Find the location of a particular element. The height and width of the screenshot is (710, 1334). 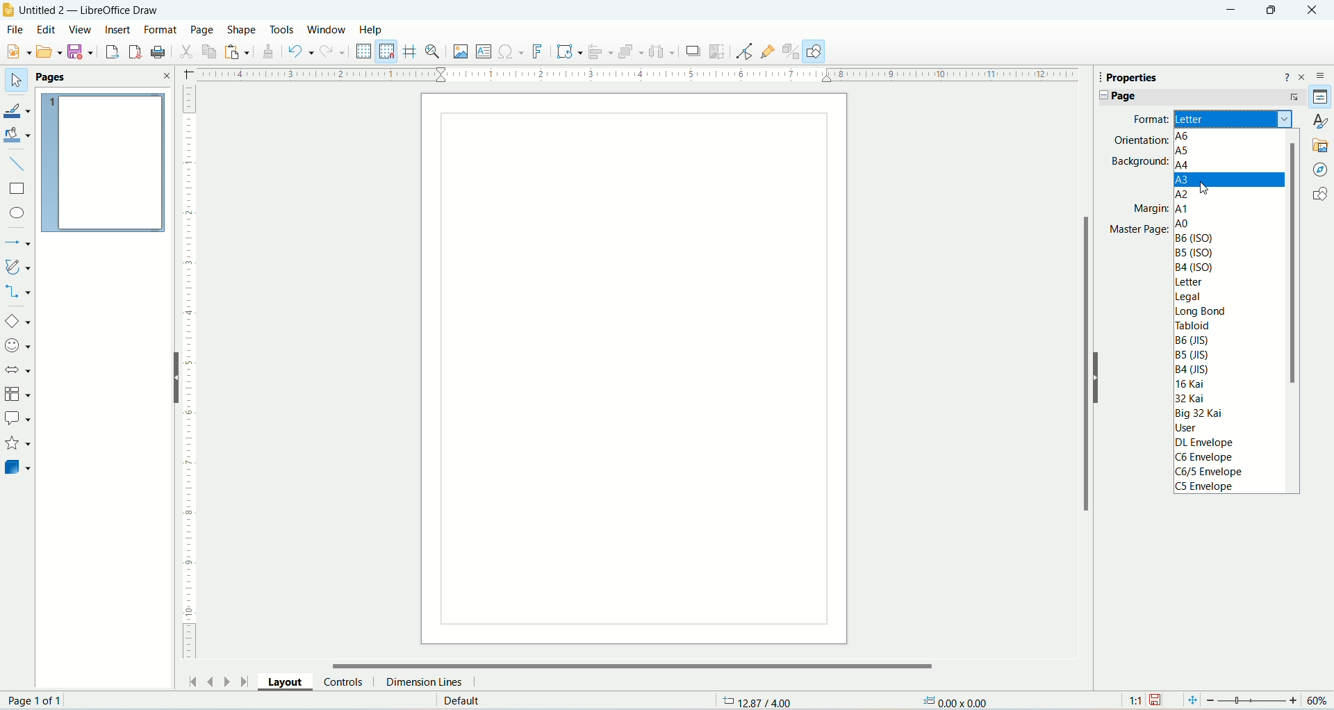

help is located at coordinates (372, 30).